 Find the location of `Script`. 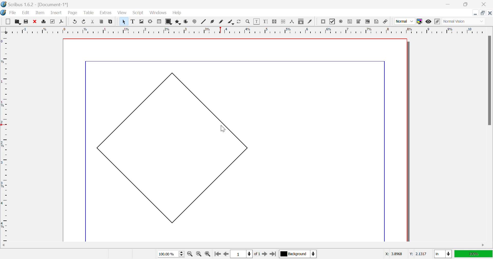

Script is located at coordinates (139, 13).